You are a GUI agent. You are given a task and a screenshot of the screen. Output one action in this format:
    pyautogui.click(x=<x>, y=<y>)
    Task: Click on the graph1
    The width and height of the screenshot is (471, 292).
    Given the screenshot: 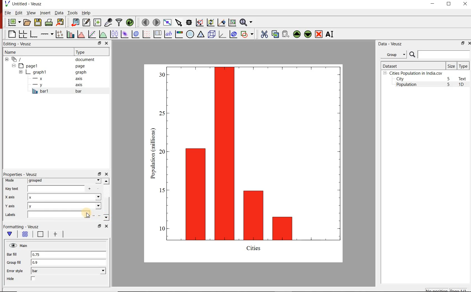 What is the action you would take?
    pyautogui.click(x=54, y=72)
    